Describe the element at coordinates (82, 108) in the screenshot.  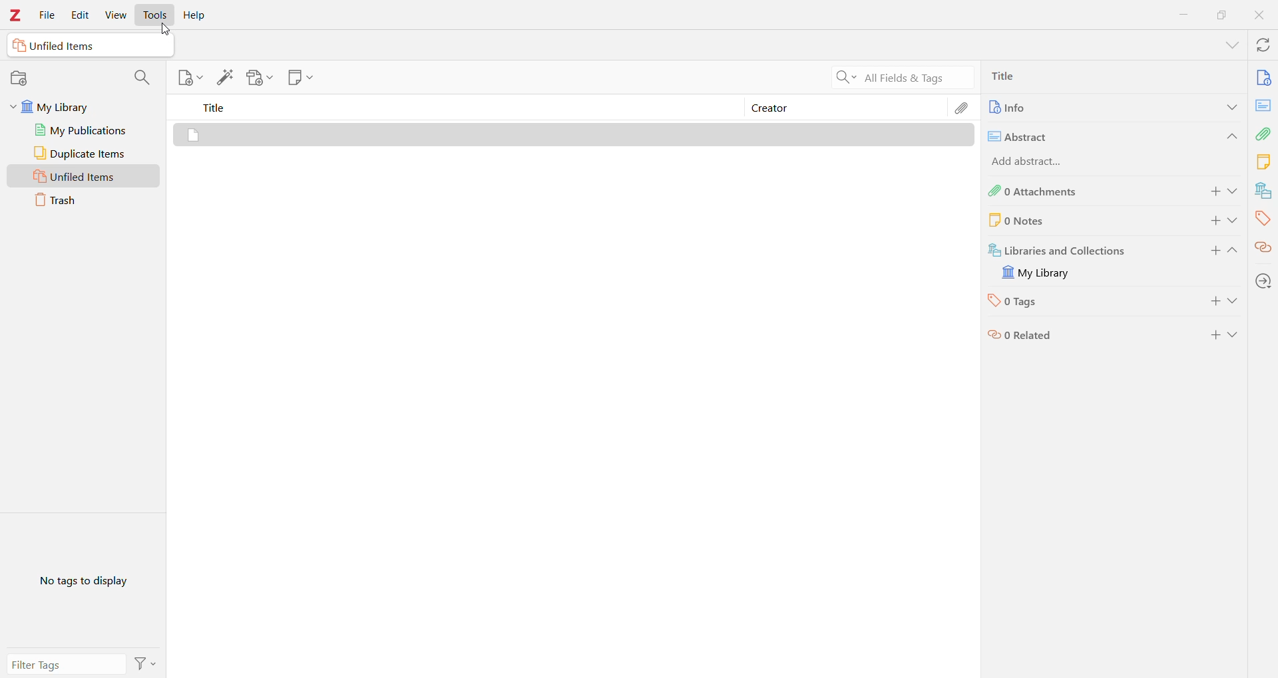
I see `My Library` at that location.